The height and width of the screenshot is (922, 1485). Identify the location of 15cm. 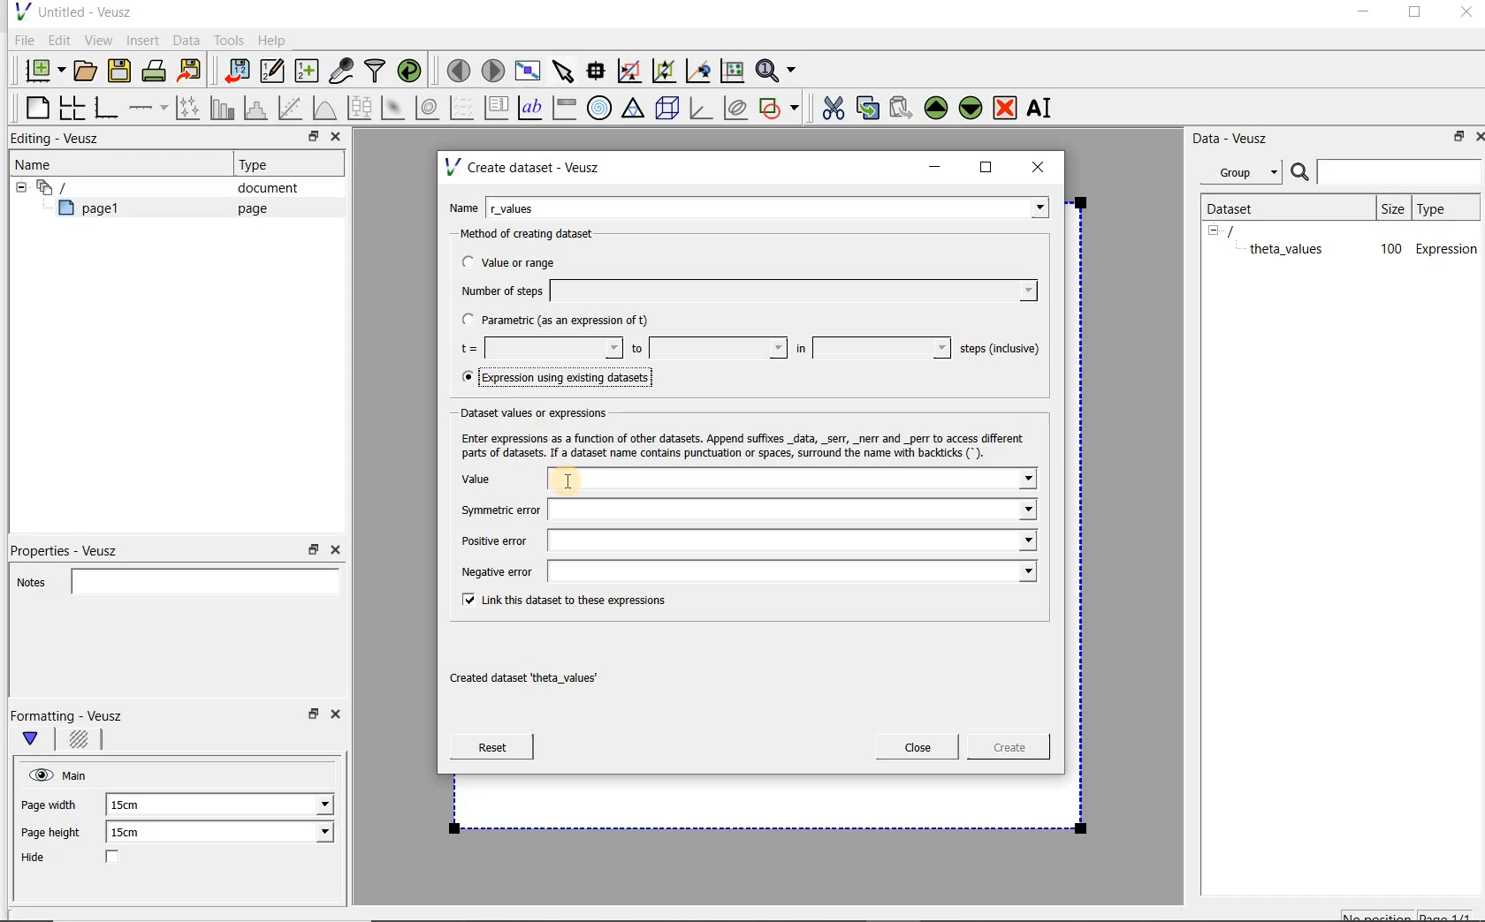
(136, 833).